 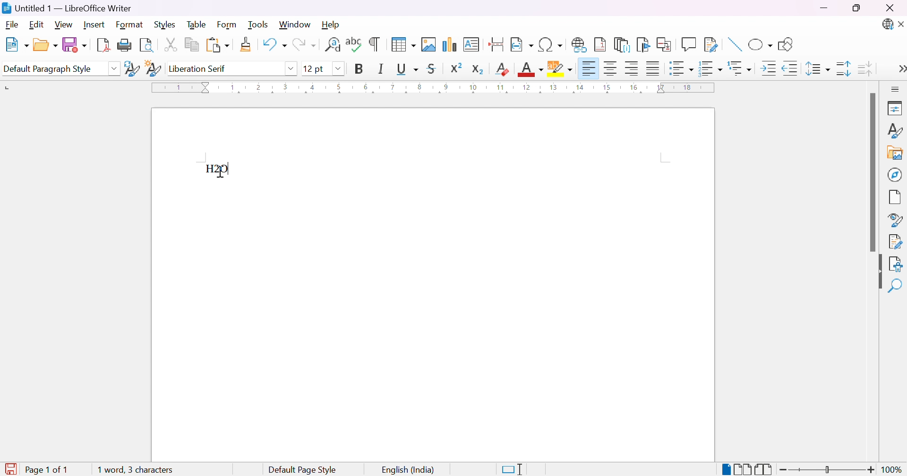 What do you see at coordinates (876, 273) in the screenshot?
I see `Hide` at bounding box center [876, 273].